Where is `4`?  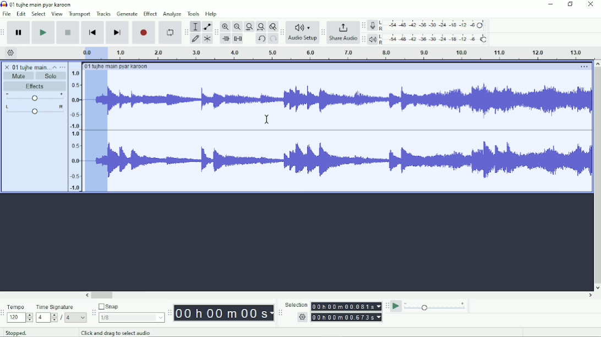 4 is located at coordinates (75, 317).